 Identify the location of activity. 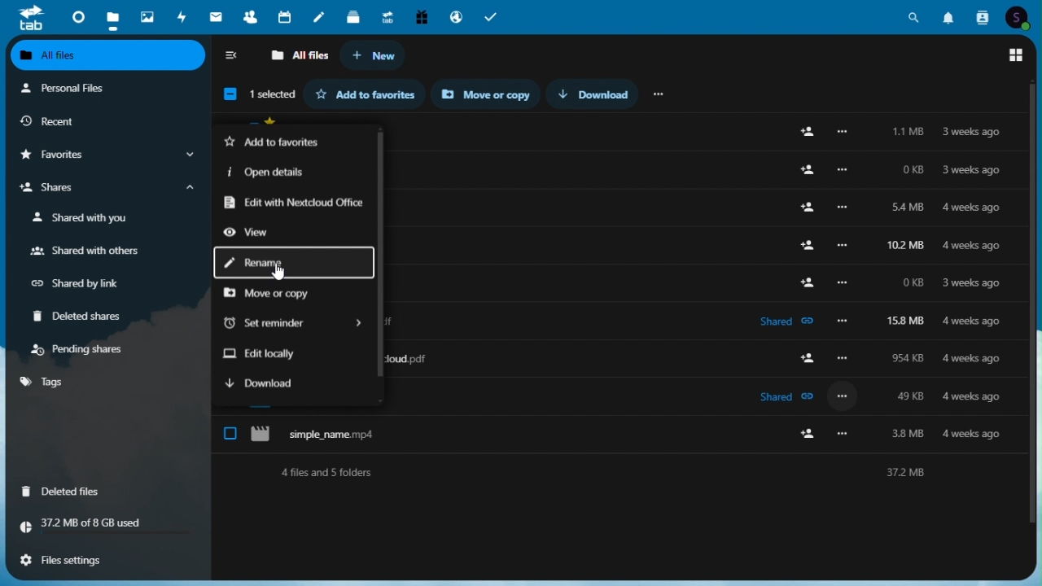
(185, 16).